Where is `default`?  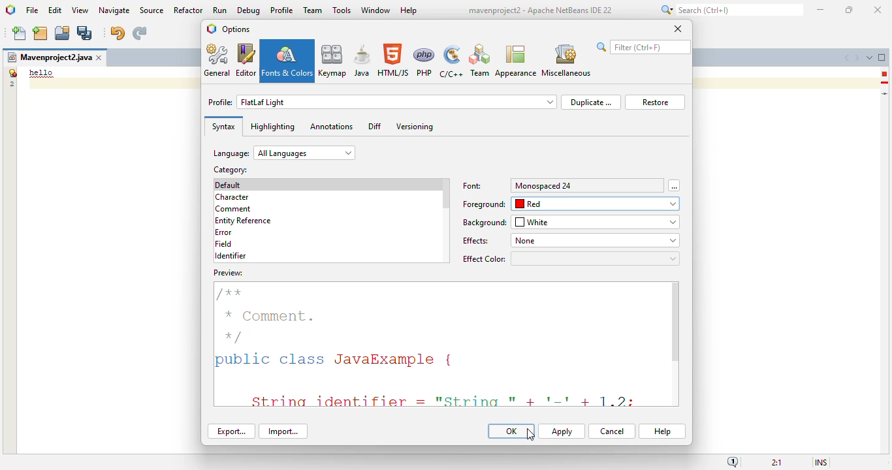
default is located at coordinates (229, 185).